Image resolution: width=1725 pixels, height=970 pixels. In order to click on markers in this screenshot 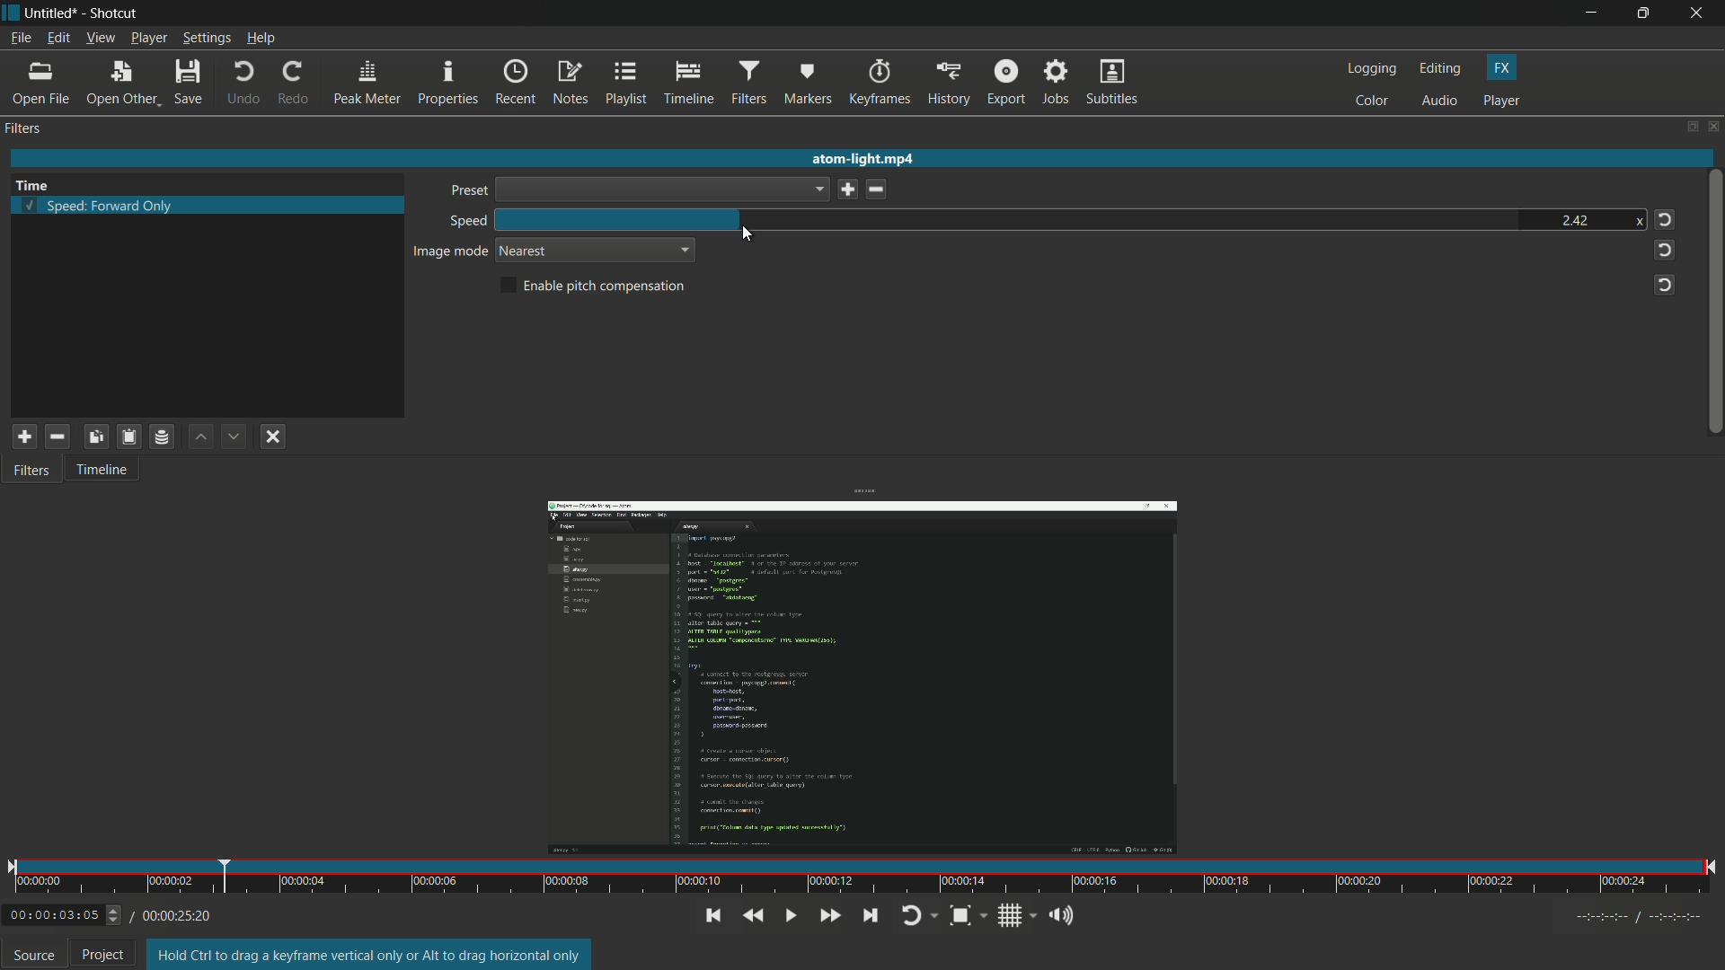, I will do `click(809, 84)`.